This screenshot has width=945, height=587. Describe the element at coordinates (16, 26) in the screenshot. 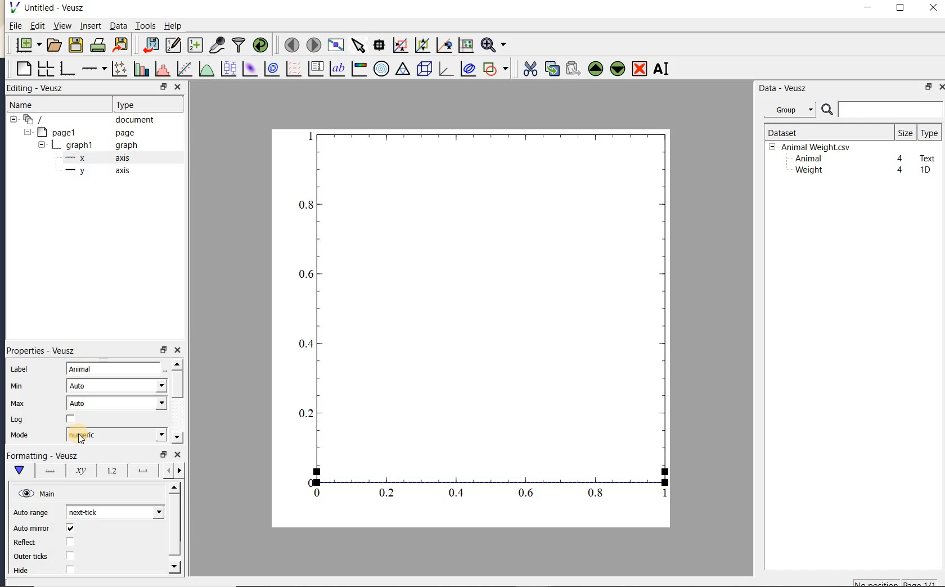

I see `File` at that location.